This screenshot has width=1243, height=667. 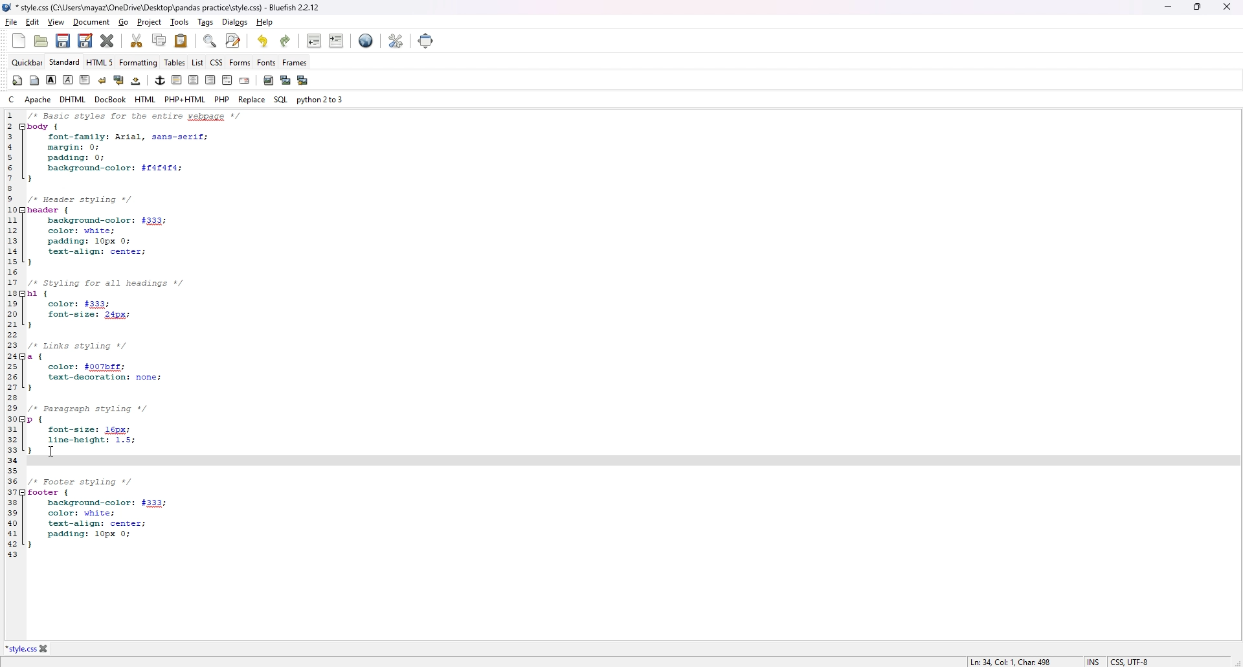 What do you see at coordinates (100, 62) in the screenshot?
I see `html 5` at bounding box center [100, 62].